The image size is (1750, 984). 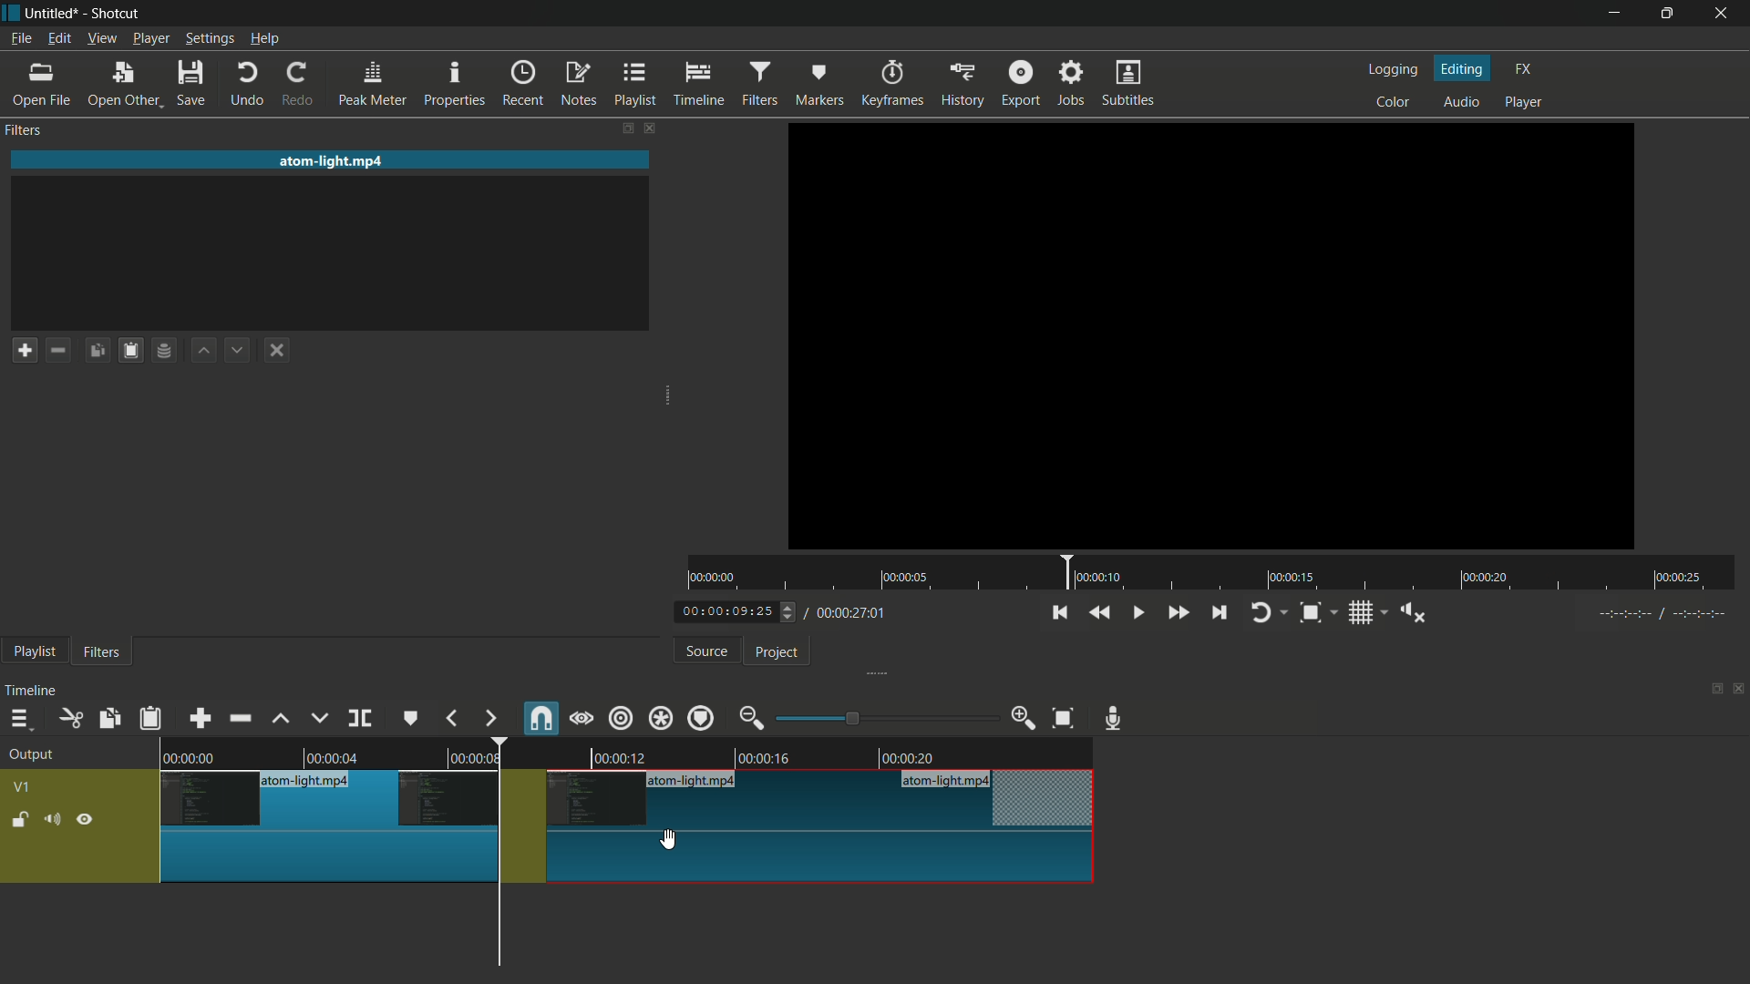 What do you see at coordinates (34, 653) in the screenshot?
I see `playlist` at bounding box center [34, 653].